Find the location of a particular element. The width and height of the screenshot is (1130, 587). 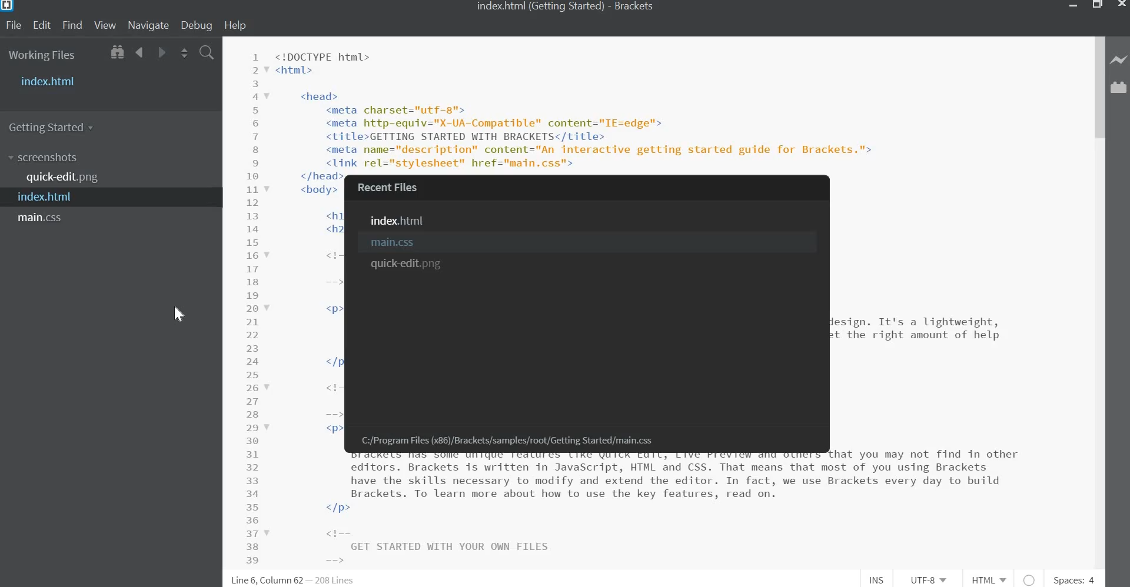

index.html (Getting Started) is located at coordinates (536, 6).